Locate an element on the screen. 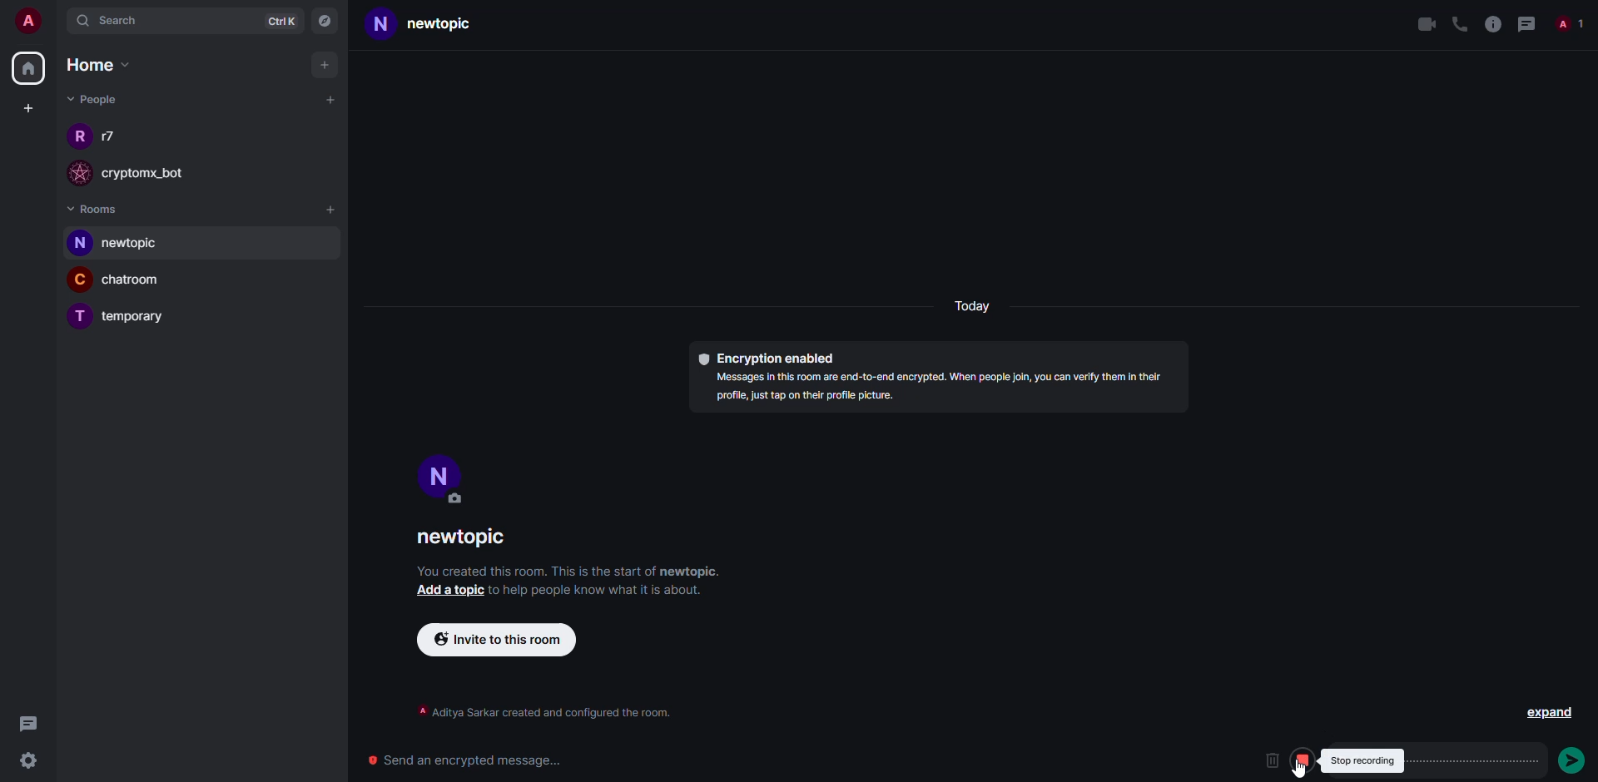 The image size is (1598, 782). add is located at coordinates (332, 212).